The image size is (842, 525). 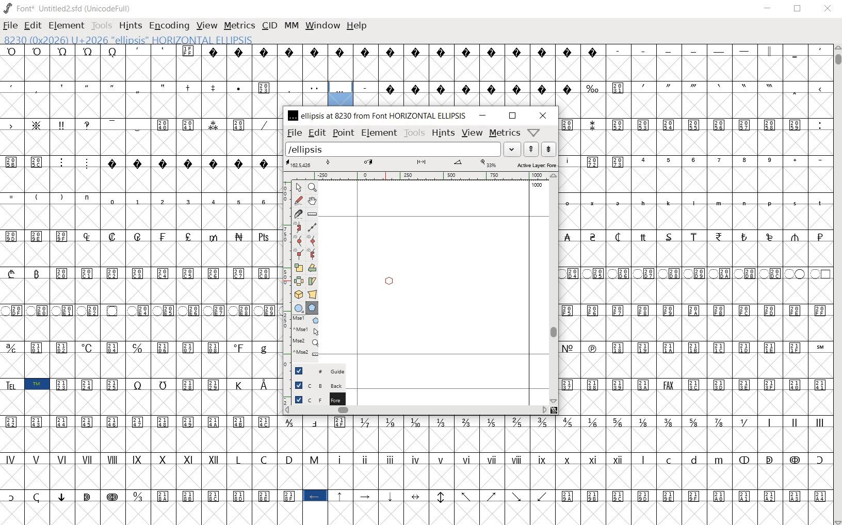 What do you see at coordinates (313, 294) in the screenshot?
I see `perform a perspective transformation on the selection` at bounding box center [313, 294].